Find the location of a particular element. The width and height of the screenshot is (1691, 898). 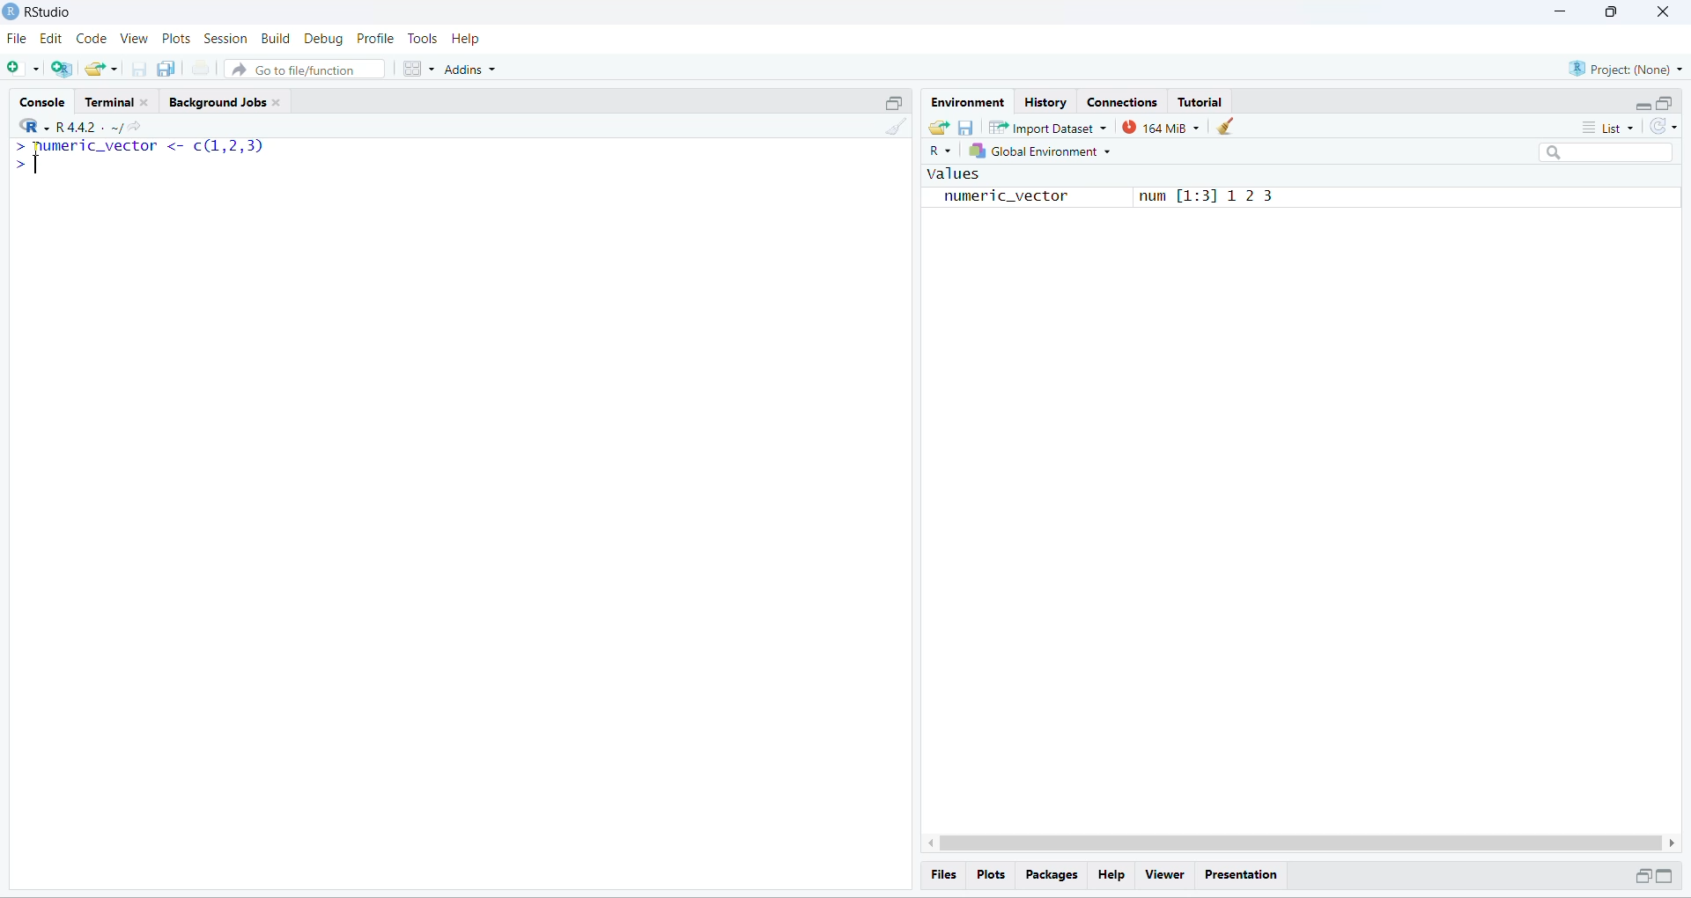

Code is located at coordinates (90, 39).